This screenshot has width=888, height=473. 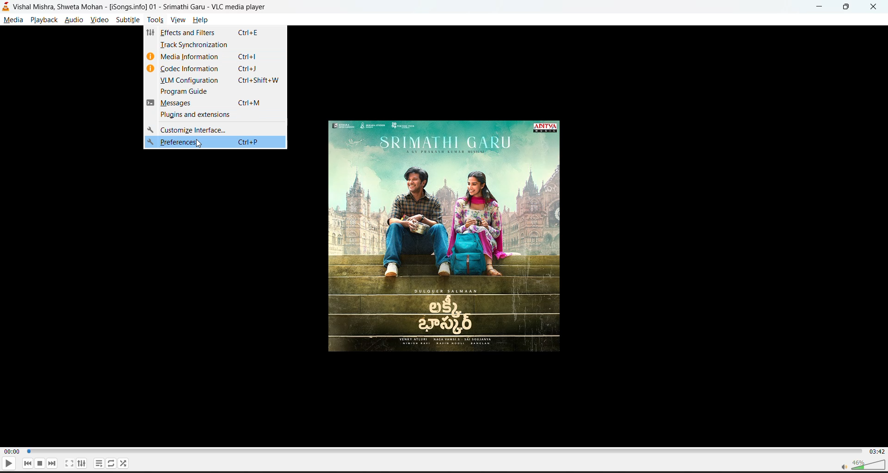 What do you see at coordinates (97, 462) in the screenshot?
I see `playlist` at bounding box center [97, 462].